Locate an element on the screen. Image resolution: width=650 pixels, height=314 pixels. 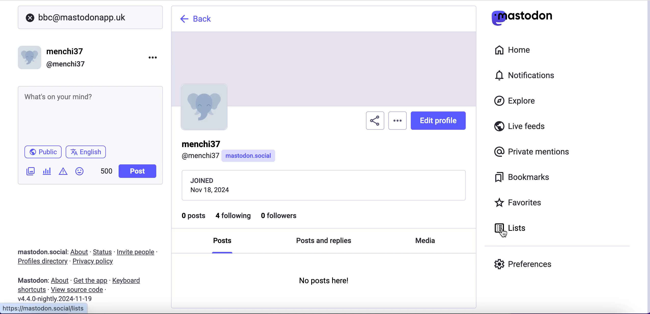
about is located at coordinates (61, 281).